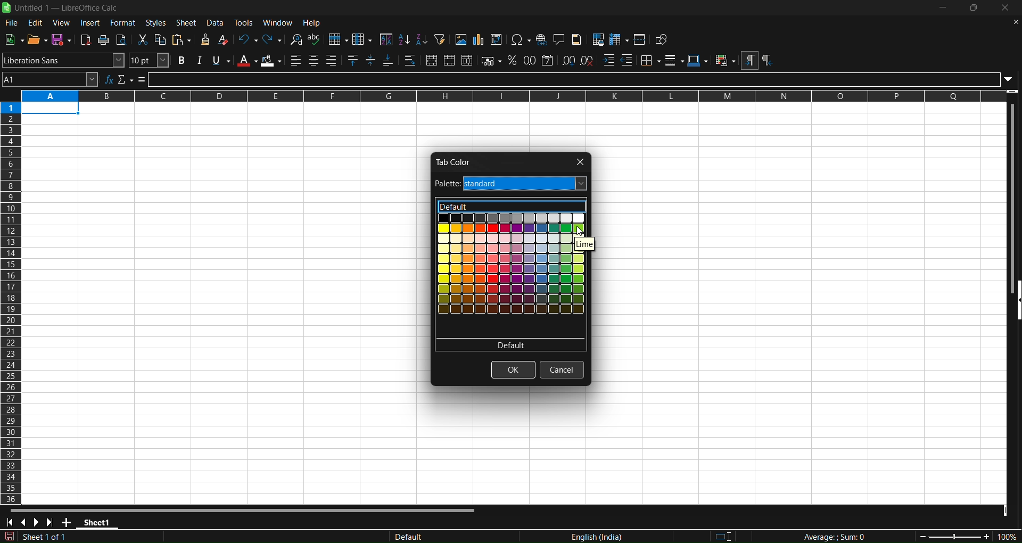 The image size is (1022, 543). Describe the element at coordinates (123, 22) in the screenshot. I see `format` at that location.